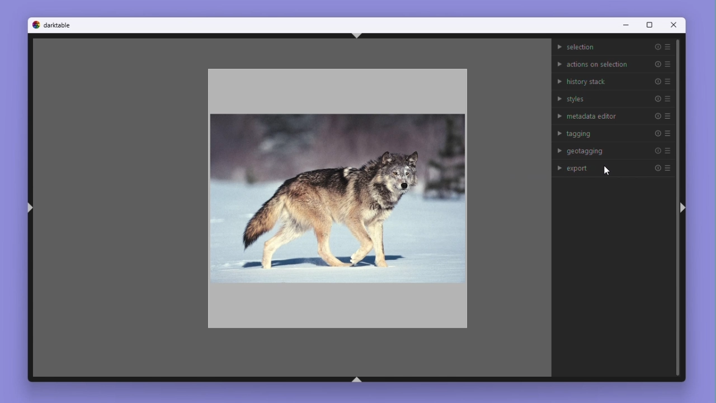 This screenshot has height=403, width=716. Describe the element at coordinates (684, 208) in the screenshot. I see `ctrl+shift+r` at that location.